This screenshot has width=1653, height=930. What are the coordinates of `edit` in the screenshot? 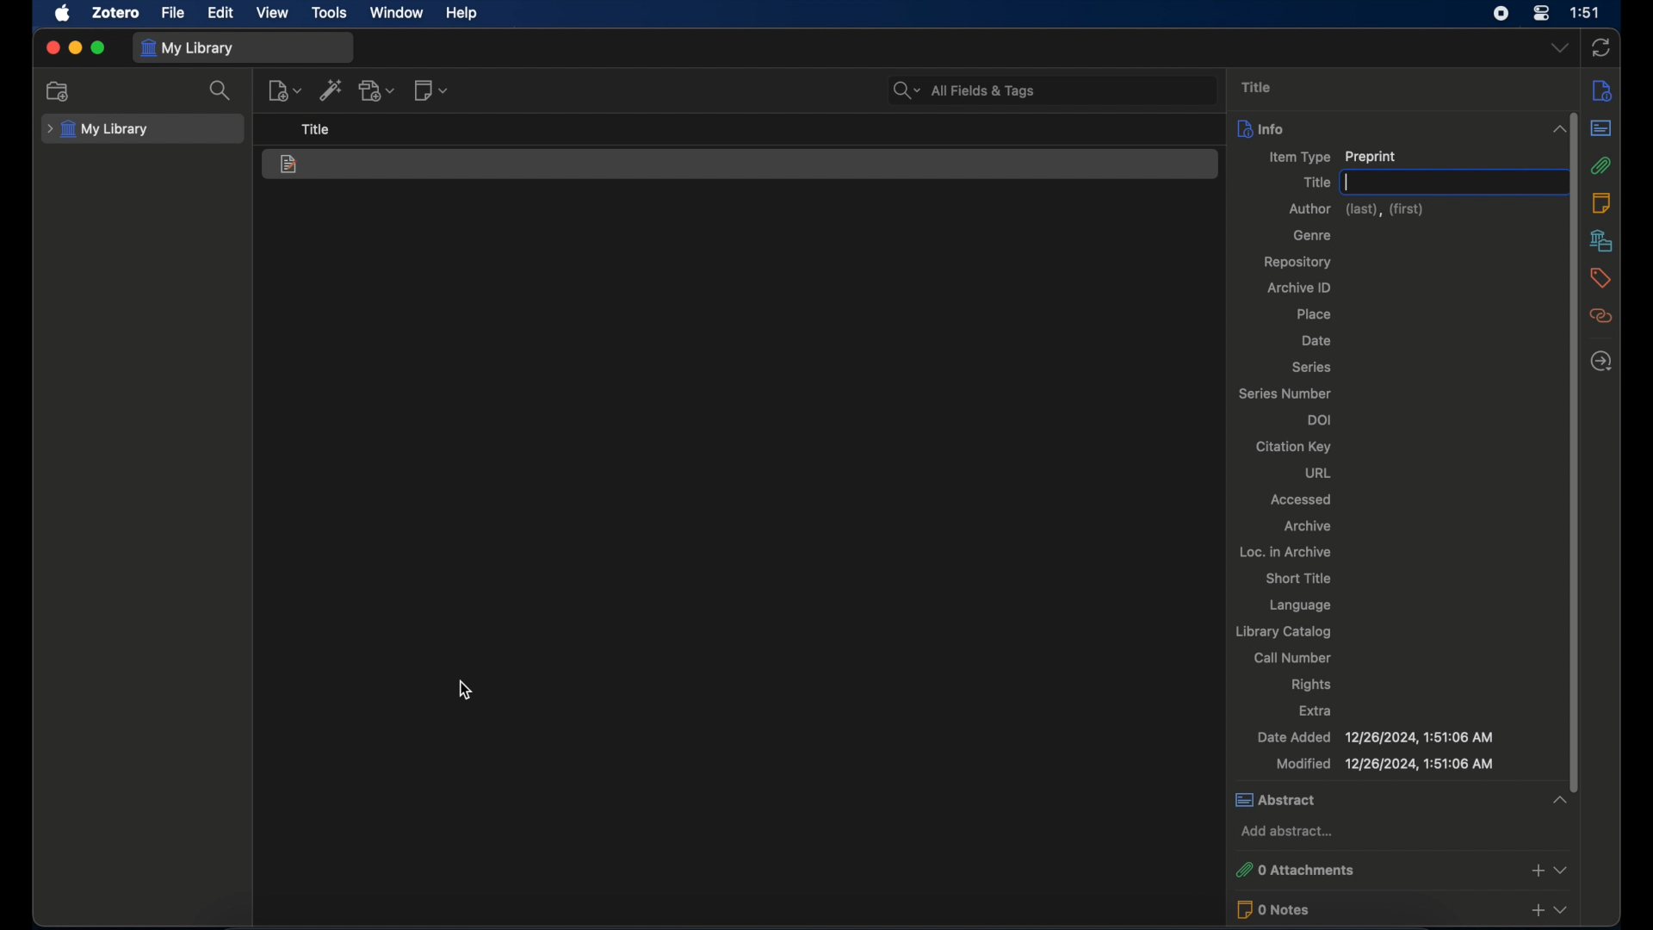 It's located at (222, 14).